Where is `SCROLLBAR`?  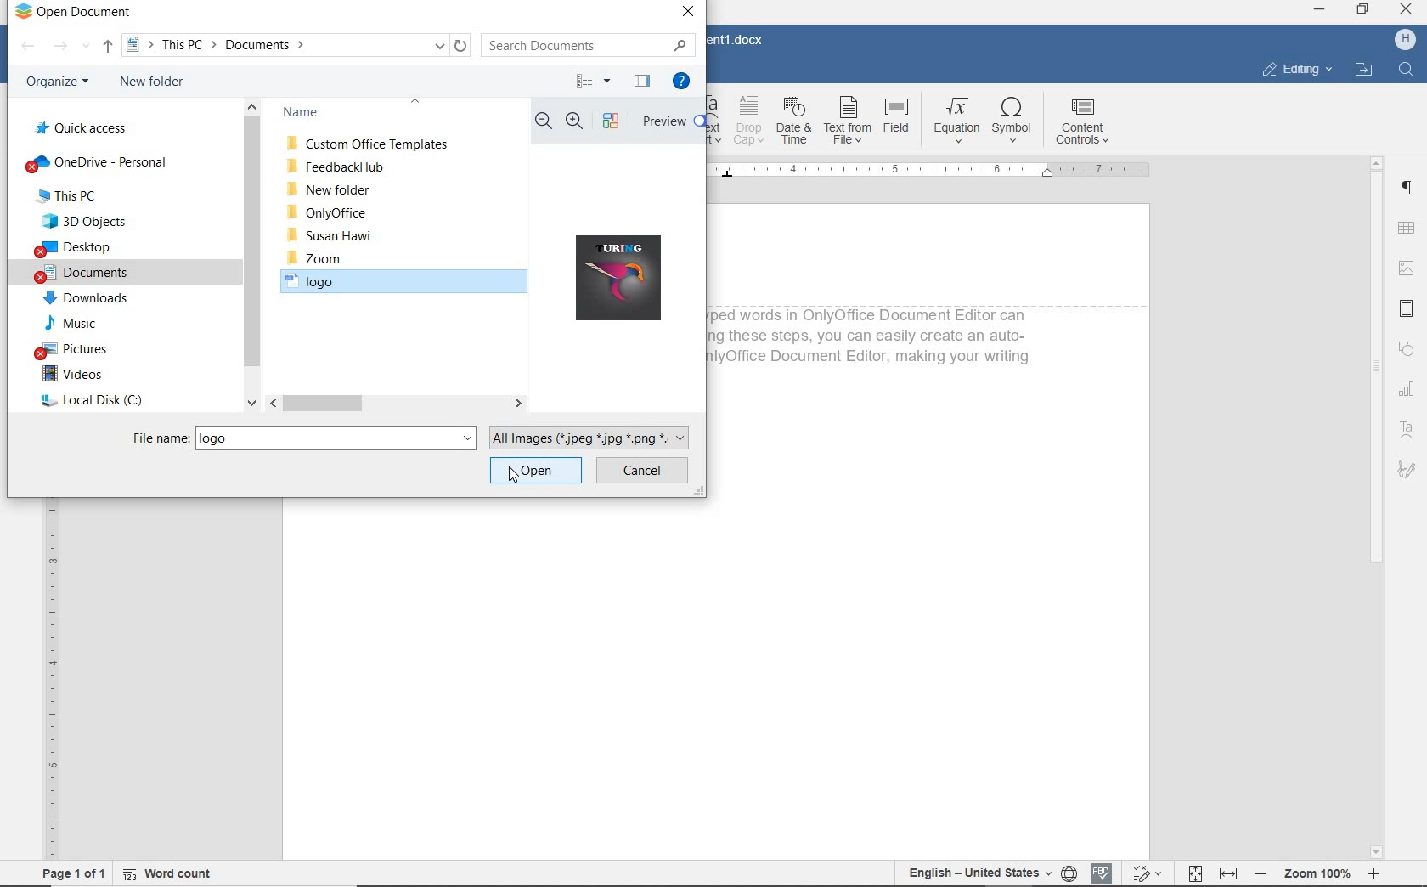 SCROLLBAR is located at coordinates (397, 404).